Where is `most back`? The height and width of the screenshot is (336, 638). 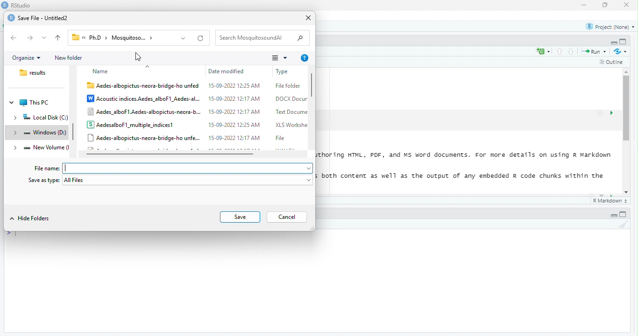
most back is located at coordinates (59, 38).